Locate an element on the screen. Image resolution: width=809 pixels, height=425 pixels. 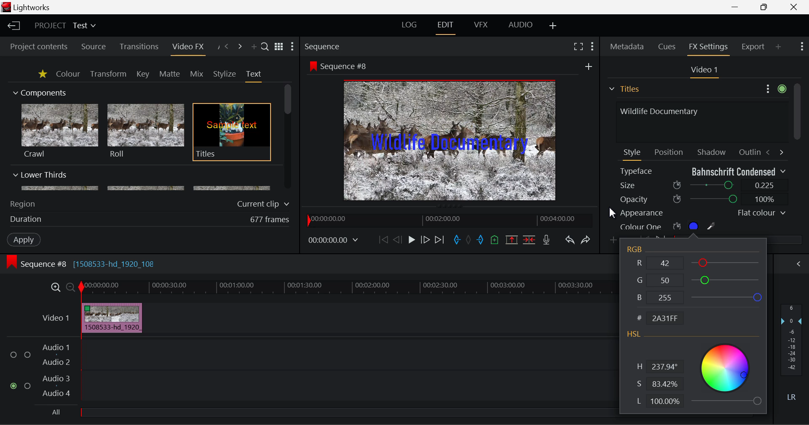
Decibel Level is located at coordinates (792, 354).